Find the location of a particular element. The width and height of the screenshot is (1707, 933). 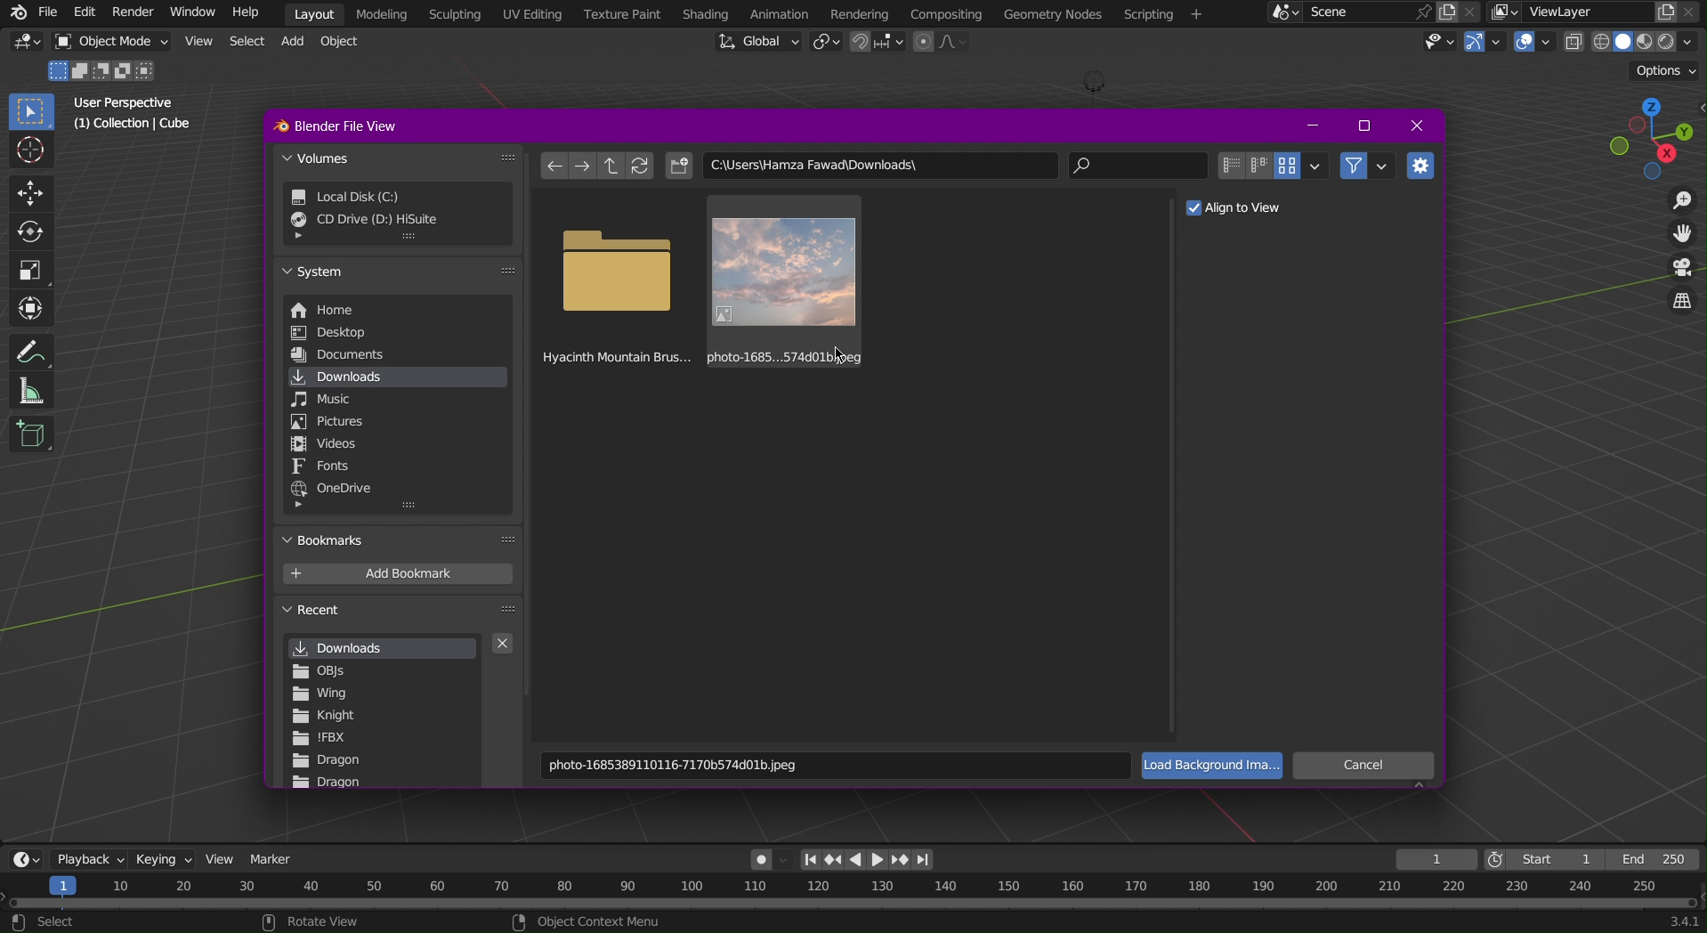

Help is located at coordinates (245, 13).